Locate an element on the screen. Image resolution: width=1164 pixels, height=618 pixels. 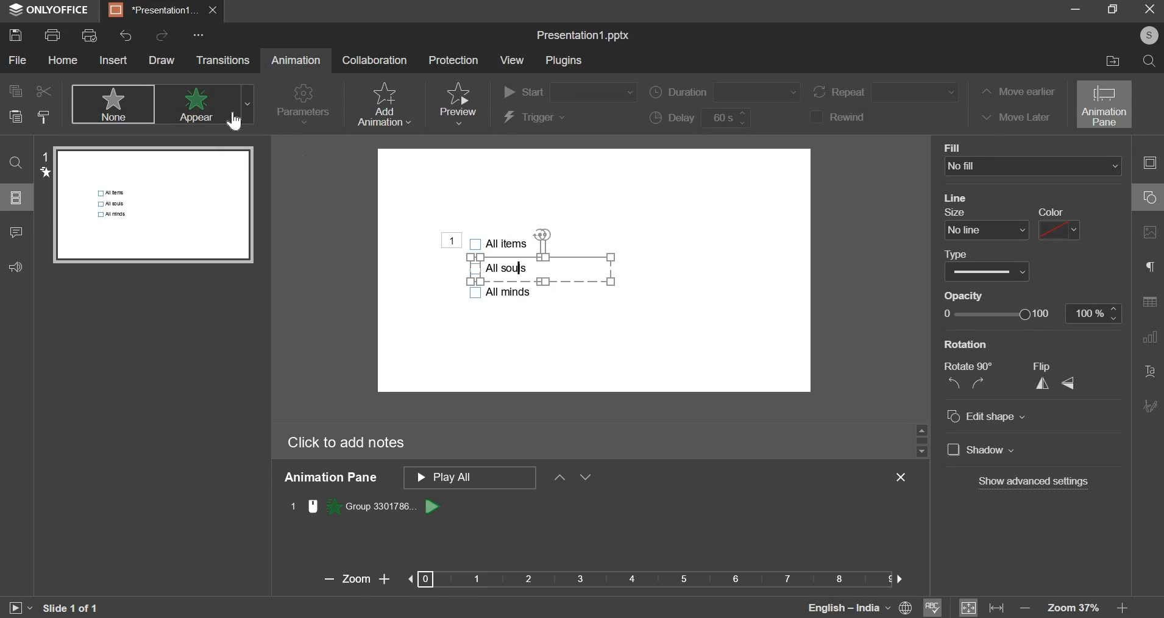
slider is located at coordinates (921, 439).